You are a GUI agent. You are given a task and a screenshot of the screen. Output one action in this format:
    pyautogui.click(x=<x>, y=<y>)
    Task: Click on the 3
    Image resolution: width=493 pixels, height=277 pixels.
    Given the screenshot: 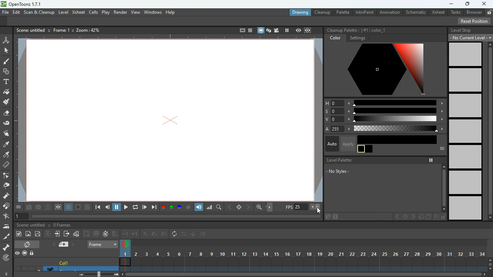 What is the action you would take?
    pyautogui.click(x=163, y=234)
    